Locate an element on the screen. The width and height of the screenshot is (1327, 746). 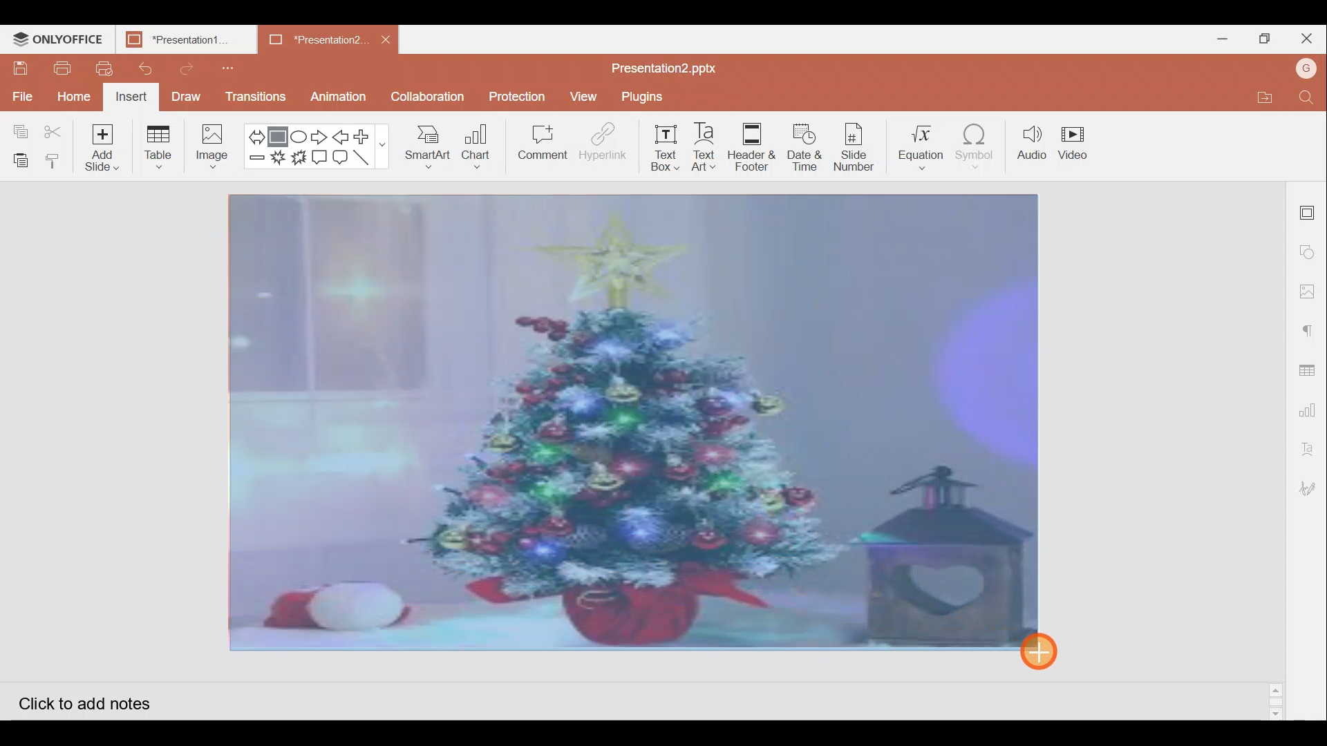
File is located at coordinates (21, 93).